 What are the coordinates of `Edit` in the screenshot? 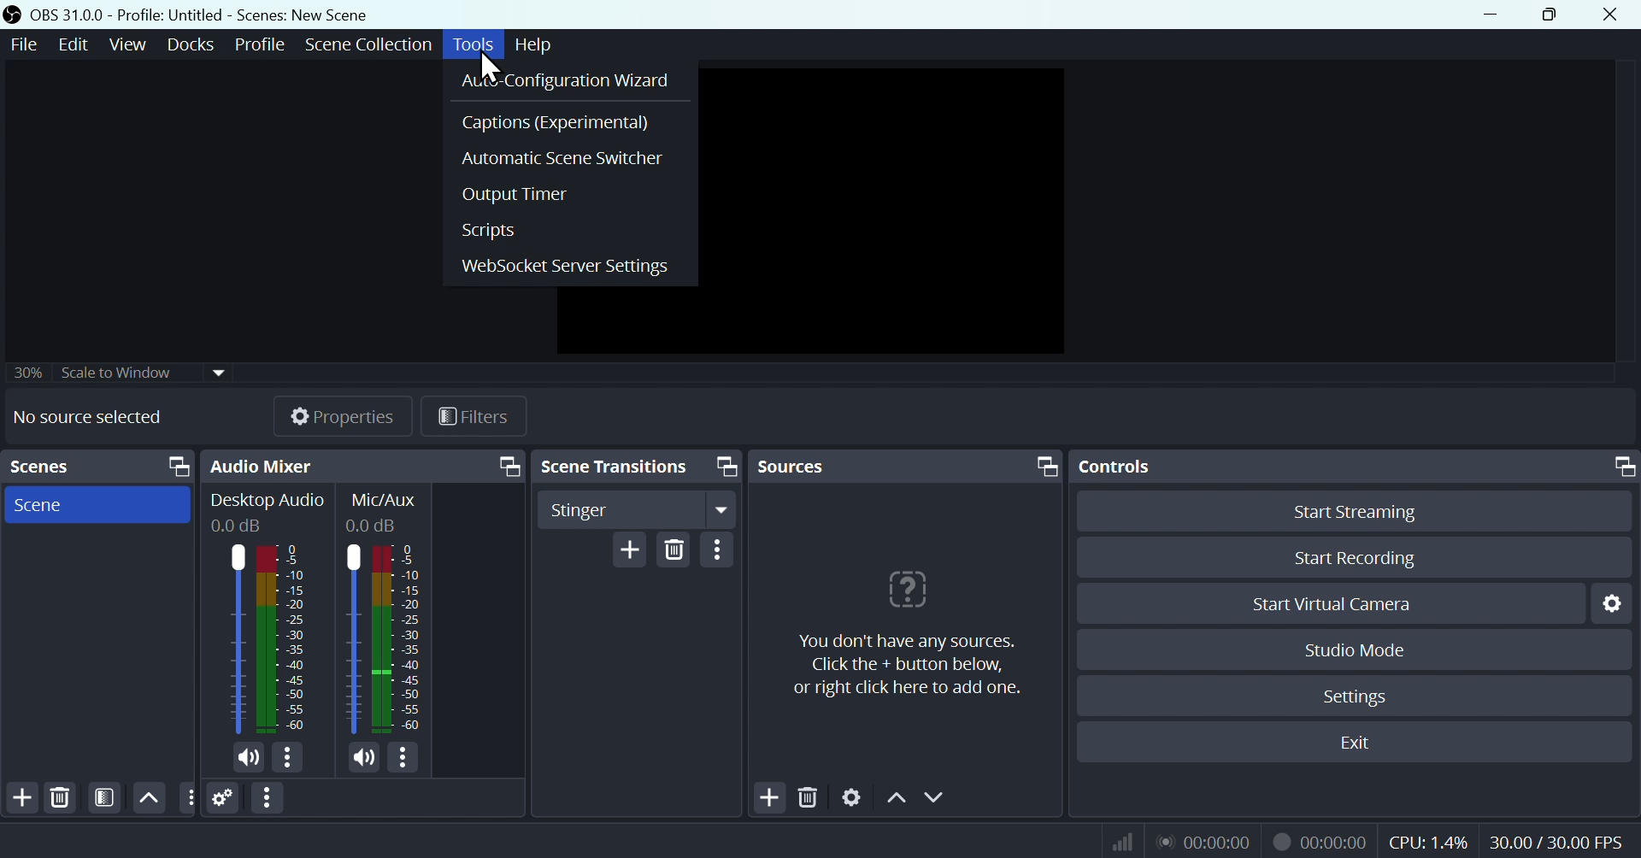 It's located at (75, 45).